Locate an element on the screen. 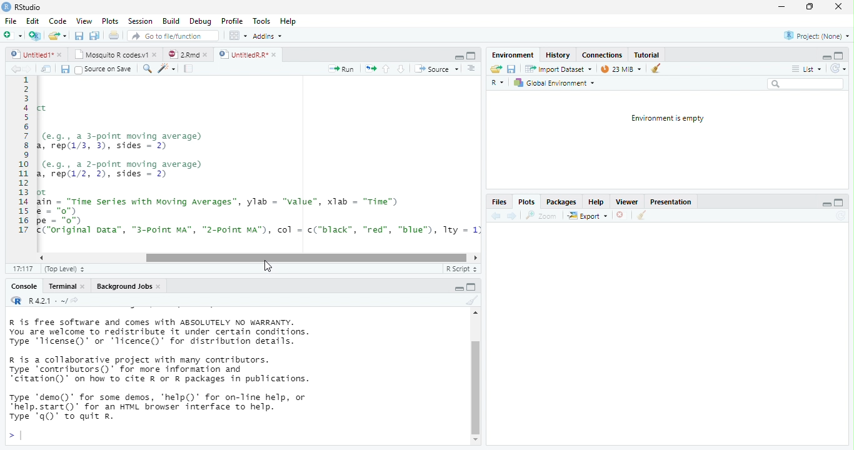 The height and width of the screenshot is (450, 854). minimize is located at coordinates (459, 57).